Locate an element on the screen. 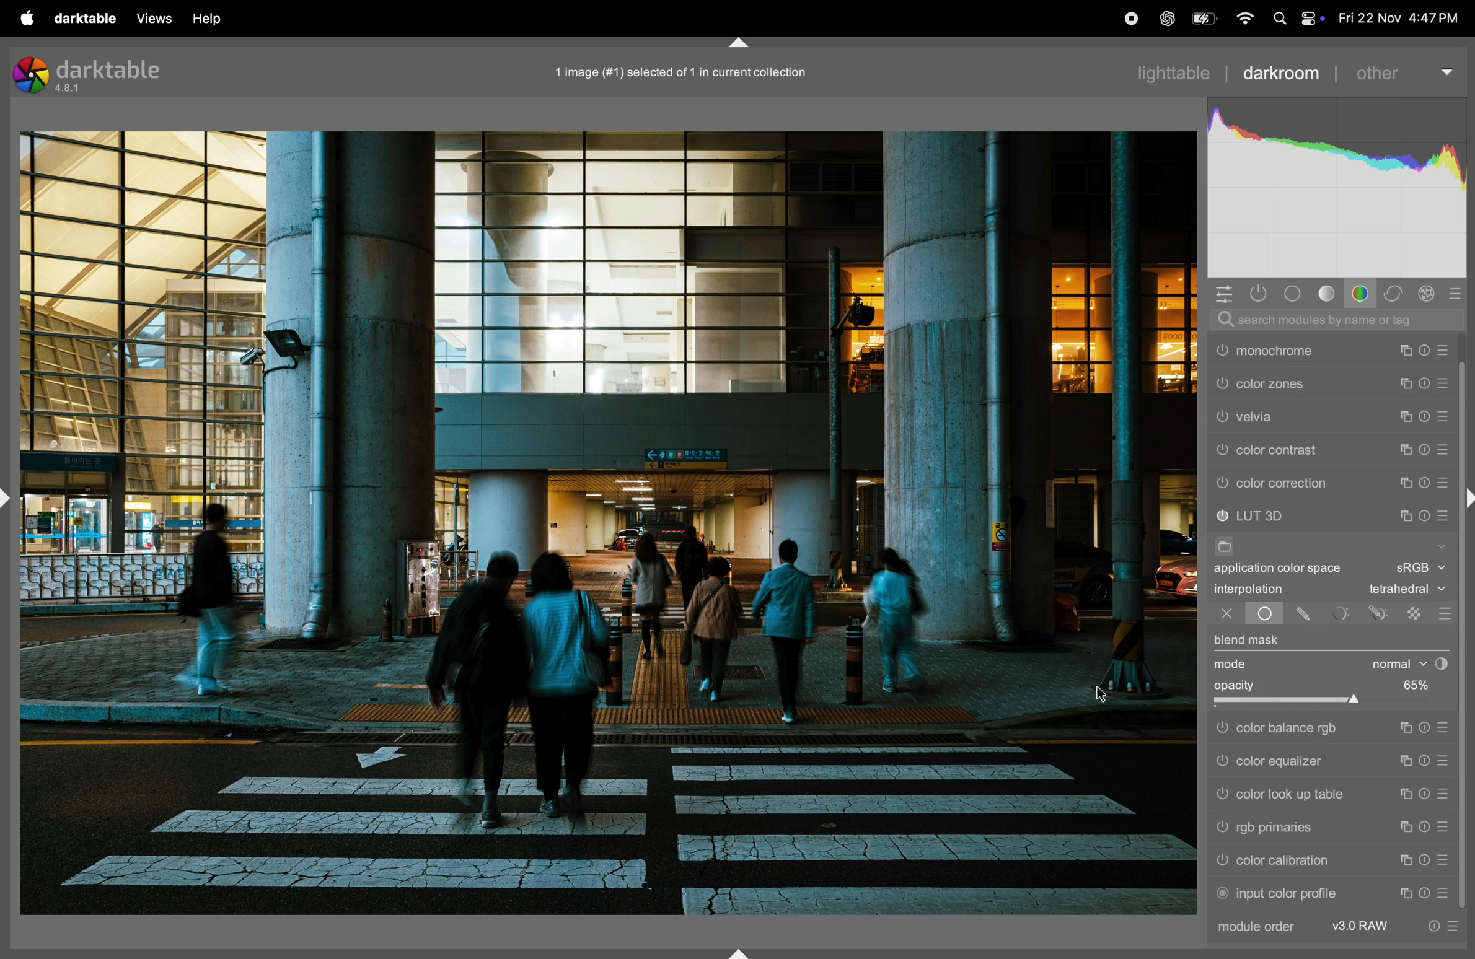 The height and width of the screenshot is (959, 1475). multiple intance actions is located at coordinates (1404, 380).